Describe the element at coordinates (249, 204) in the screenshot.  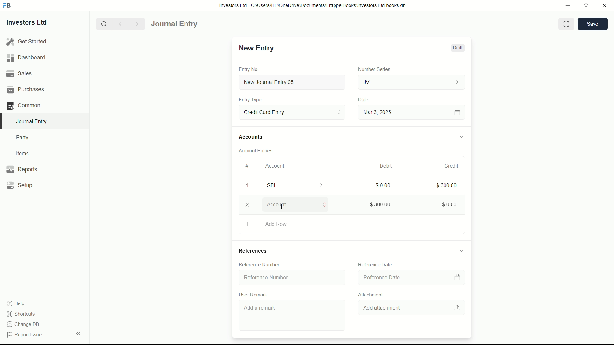
I see `close` at that location.